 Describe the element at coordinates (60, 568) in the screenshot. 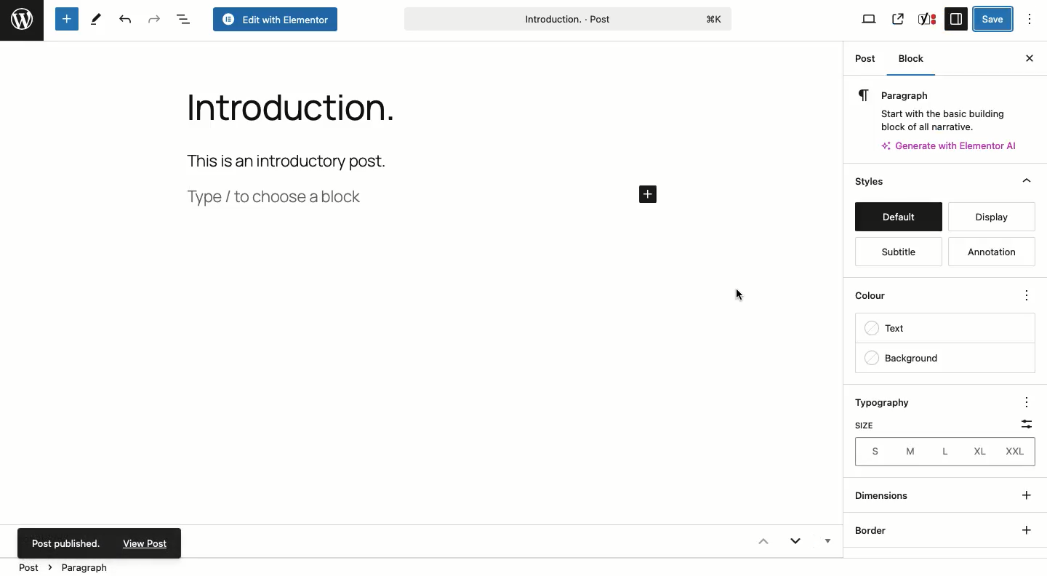

I see `Post > Paragraph` at that location.